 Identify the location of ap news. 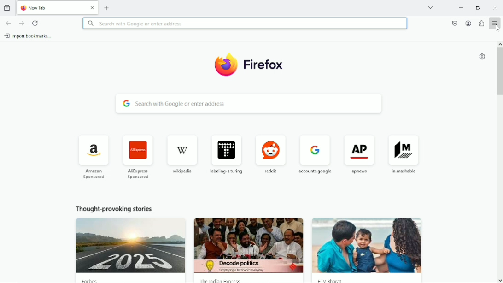
(359, 153).